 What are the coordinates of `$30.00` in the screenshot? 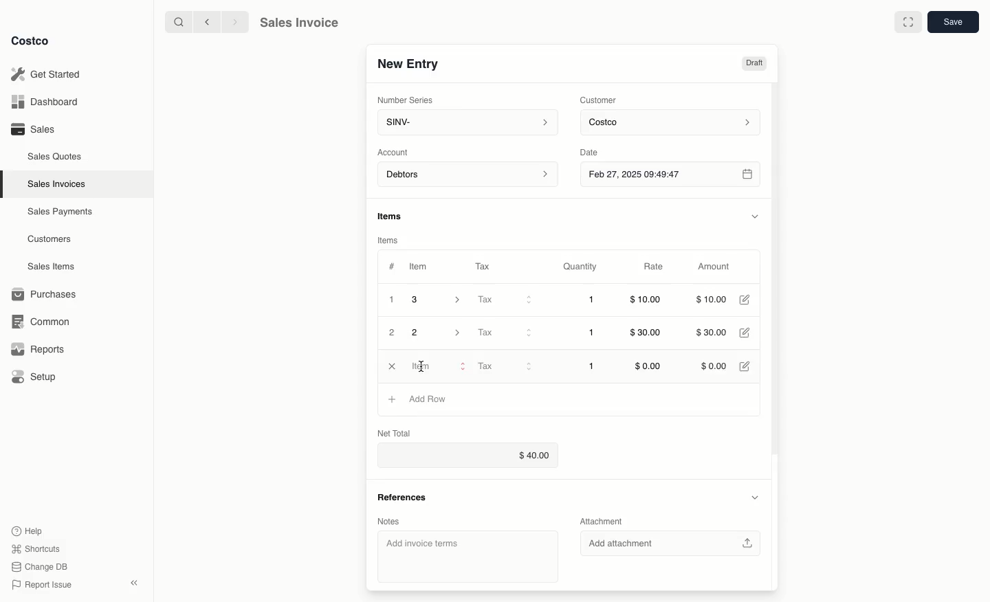 It's located at (648, 333).